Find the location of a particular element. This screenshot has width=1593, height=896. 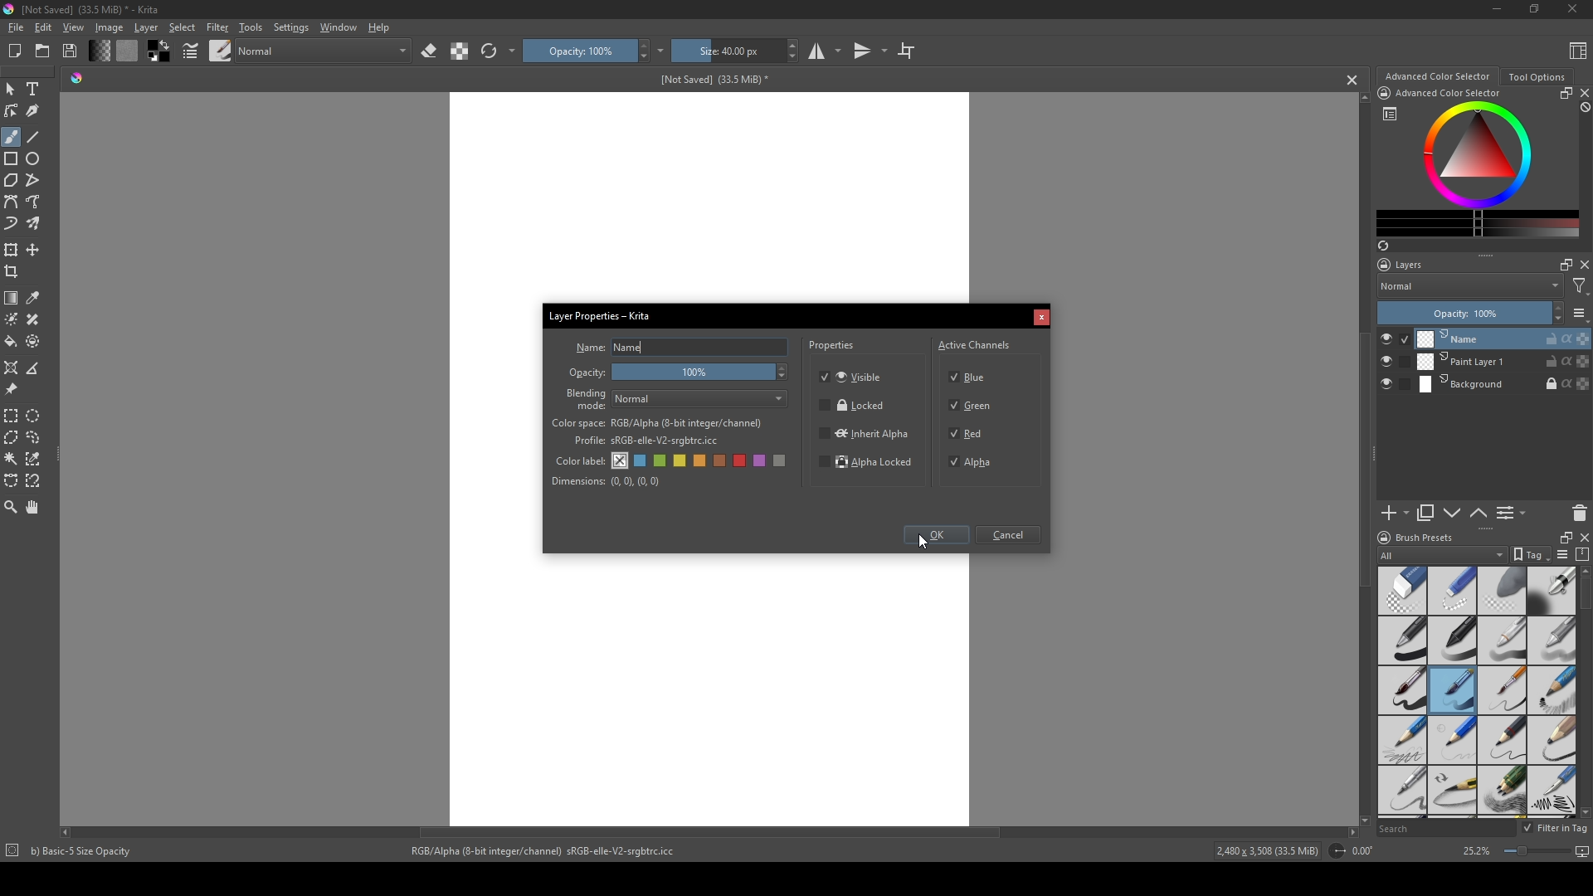

Active channels is located at coordinates (975, 343).